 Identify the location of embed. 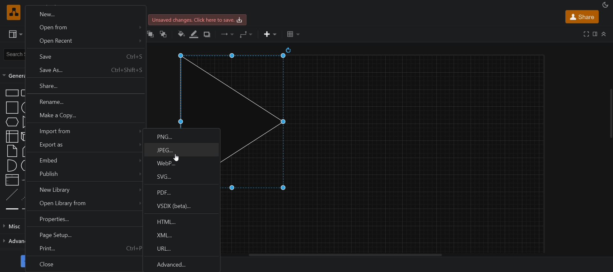
(83, 160).